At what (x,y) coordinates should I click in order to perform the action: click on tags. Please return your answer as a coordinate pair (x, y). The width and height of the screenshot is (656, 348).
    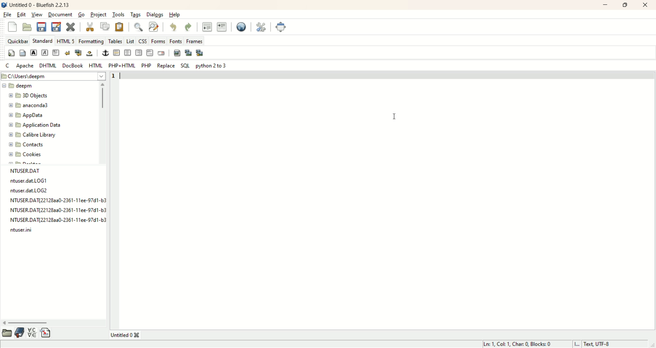
    Looking at the image, I should click on (135, 15).